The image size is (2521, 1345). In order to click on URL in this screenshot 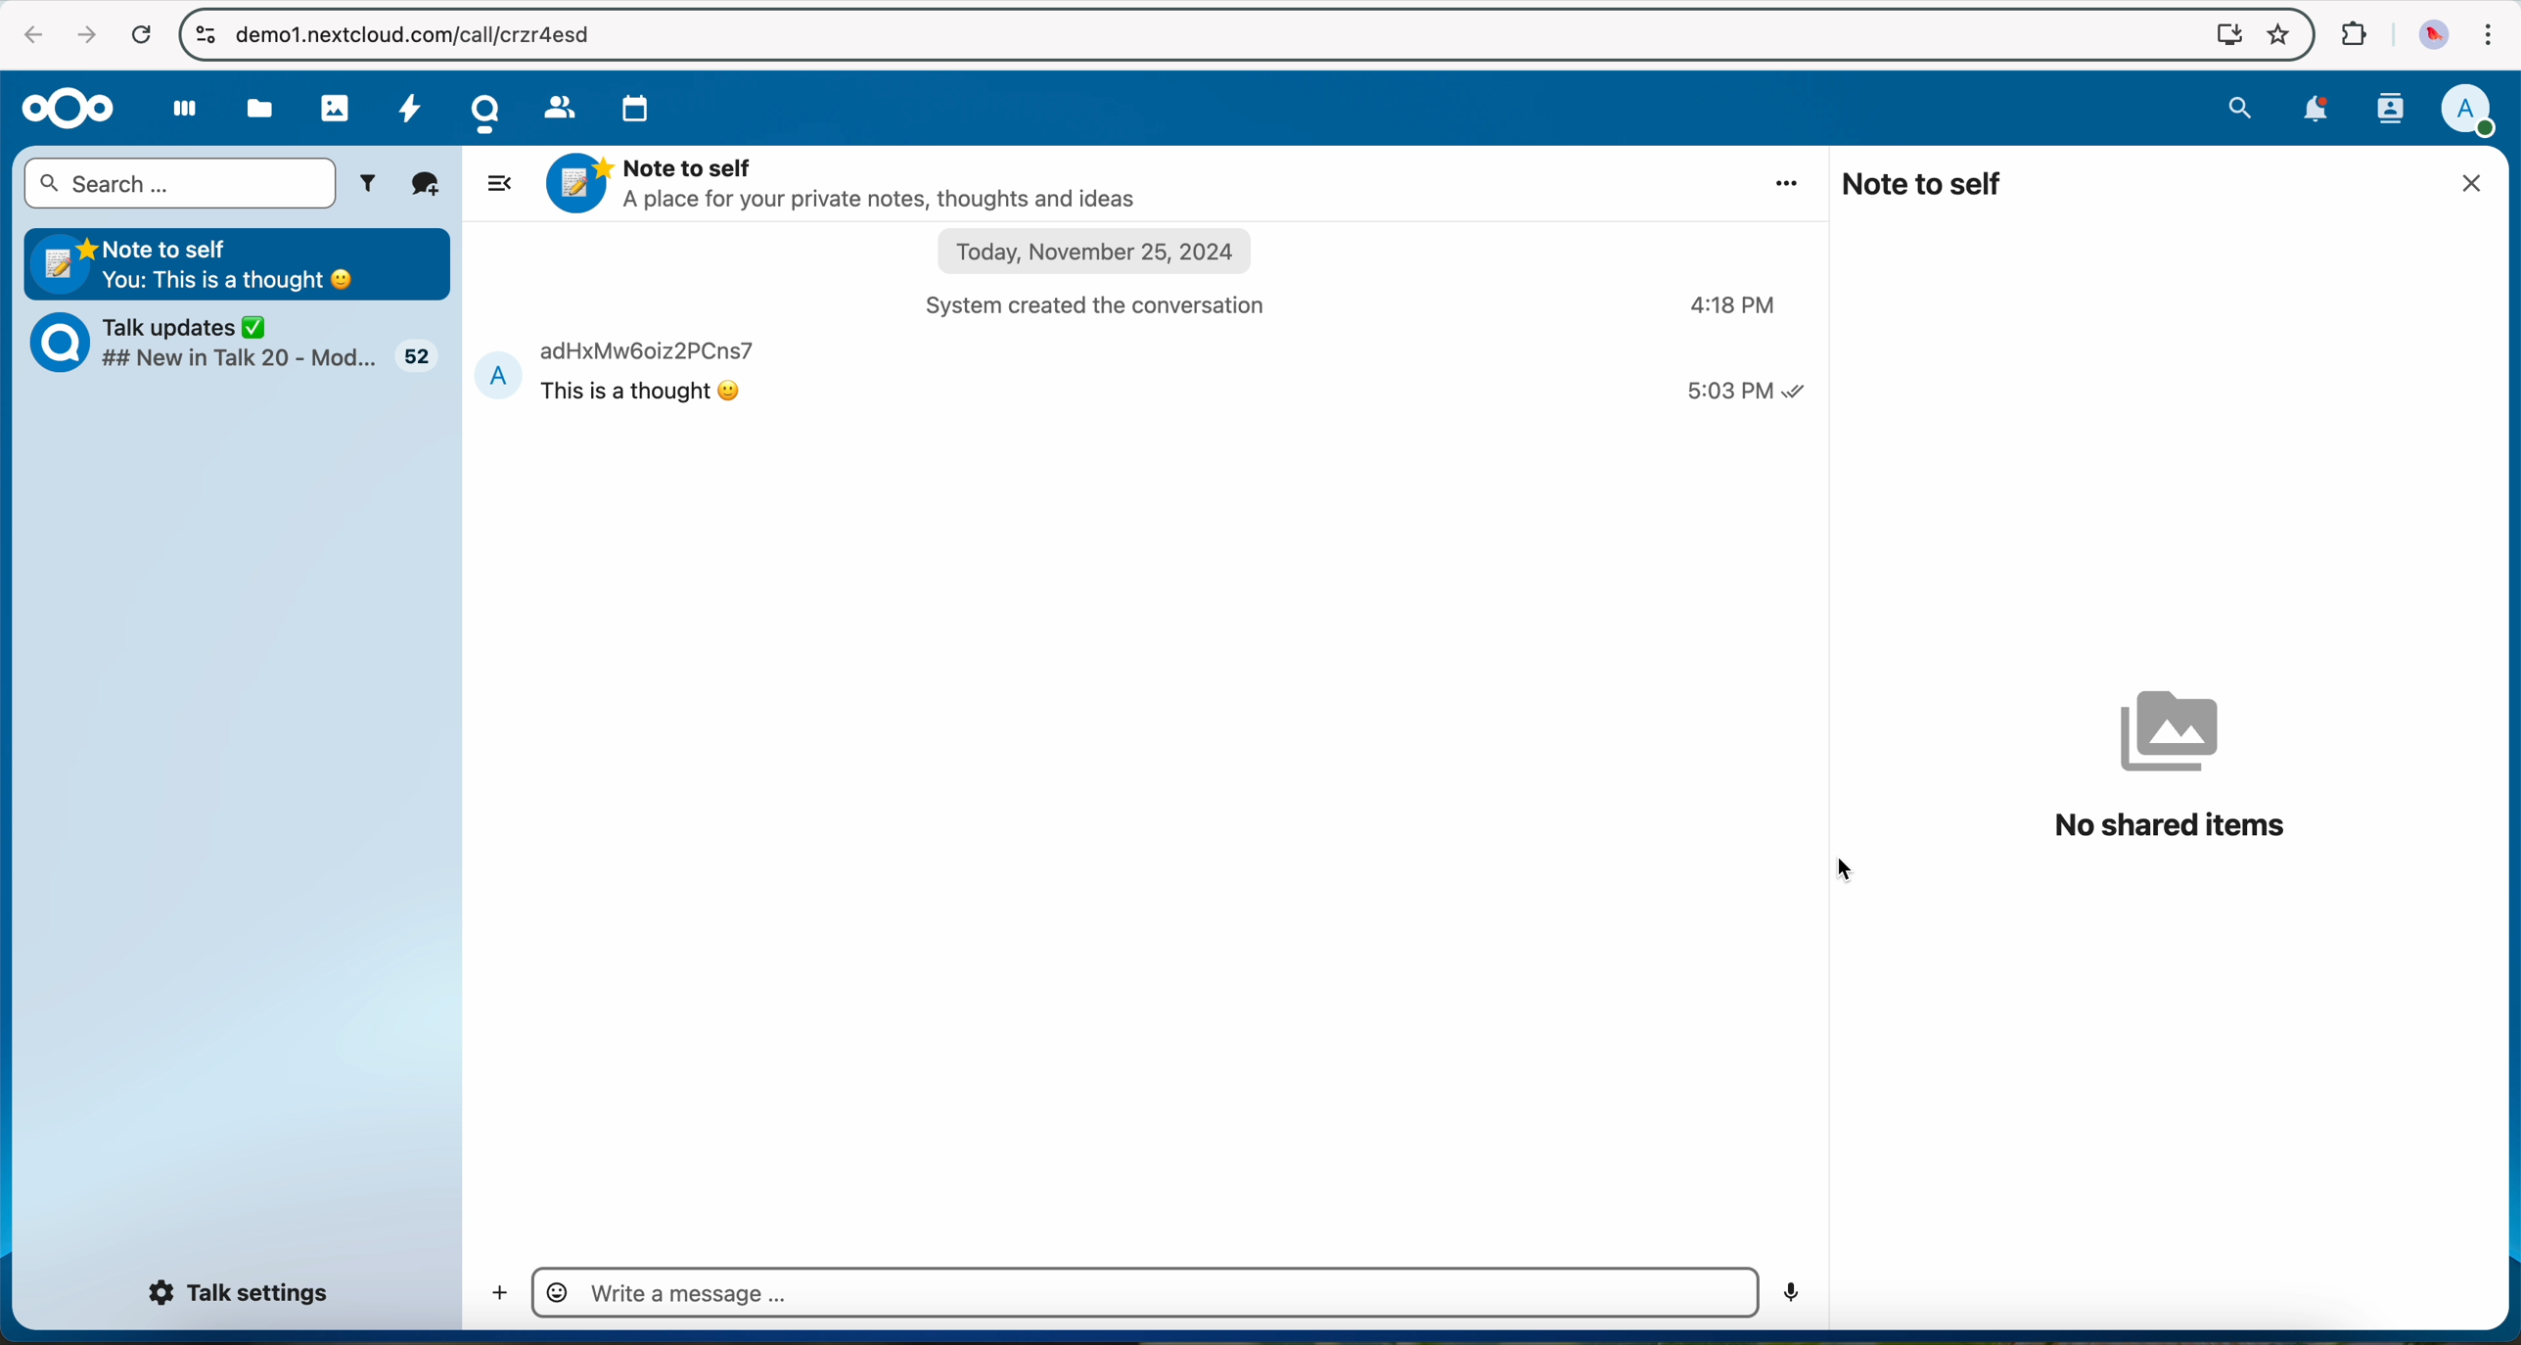, I will do `click(435, 33)`.